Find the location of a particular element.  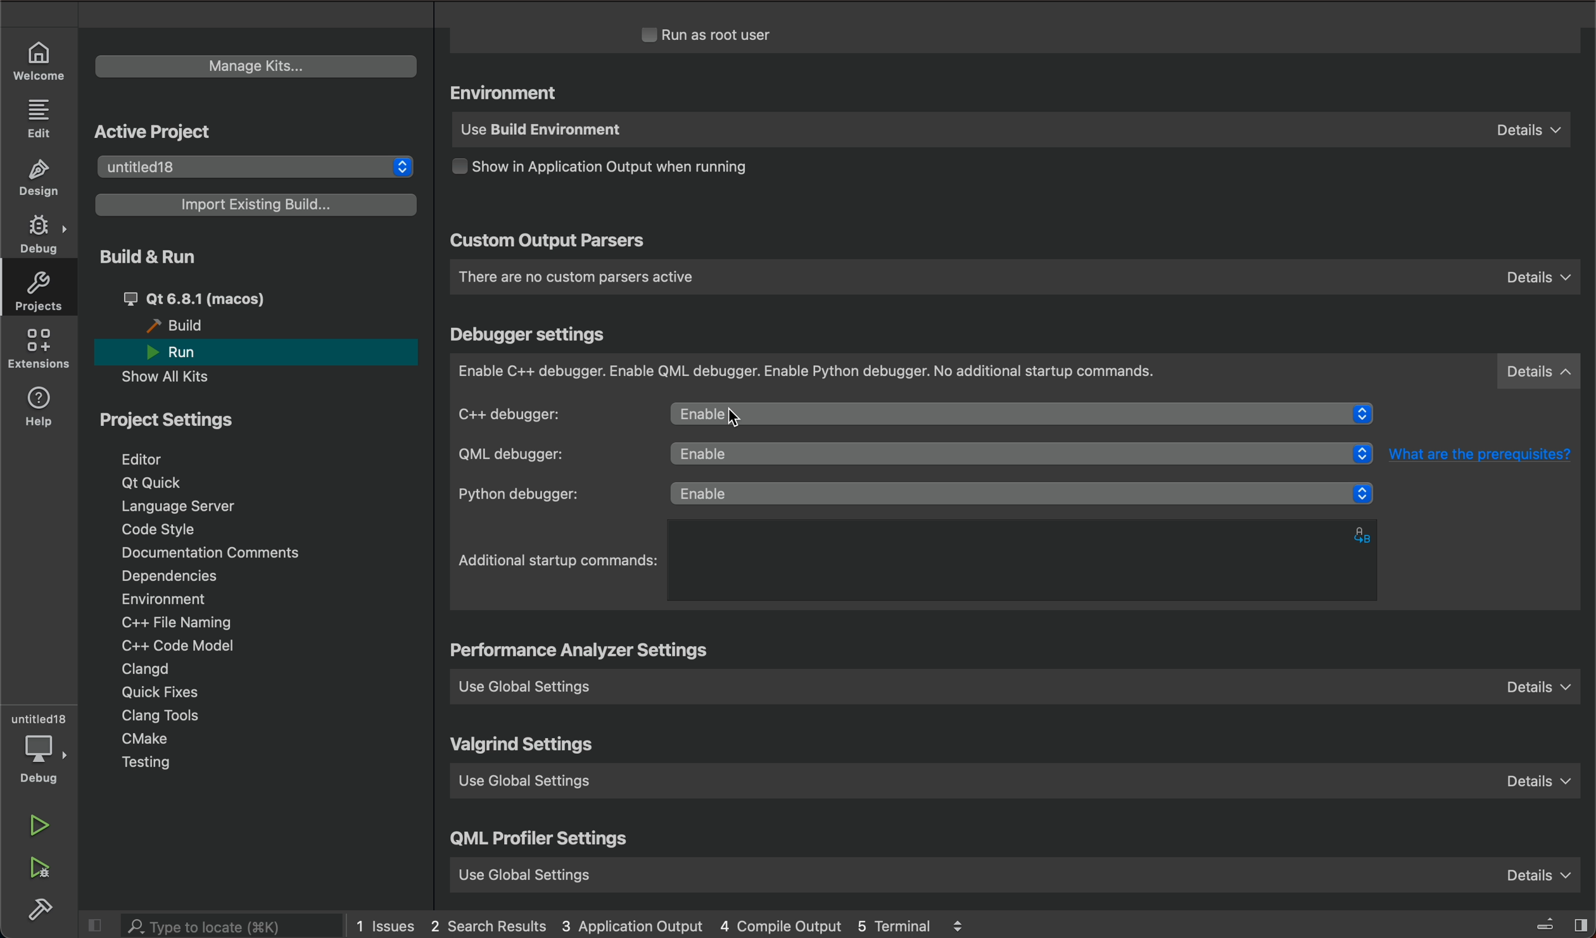

c++  is located at coordinates (921, 413).